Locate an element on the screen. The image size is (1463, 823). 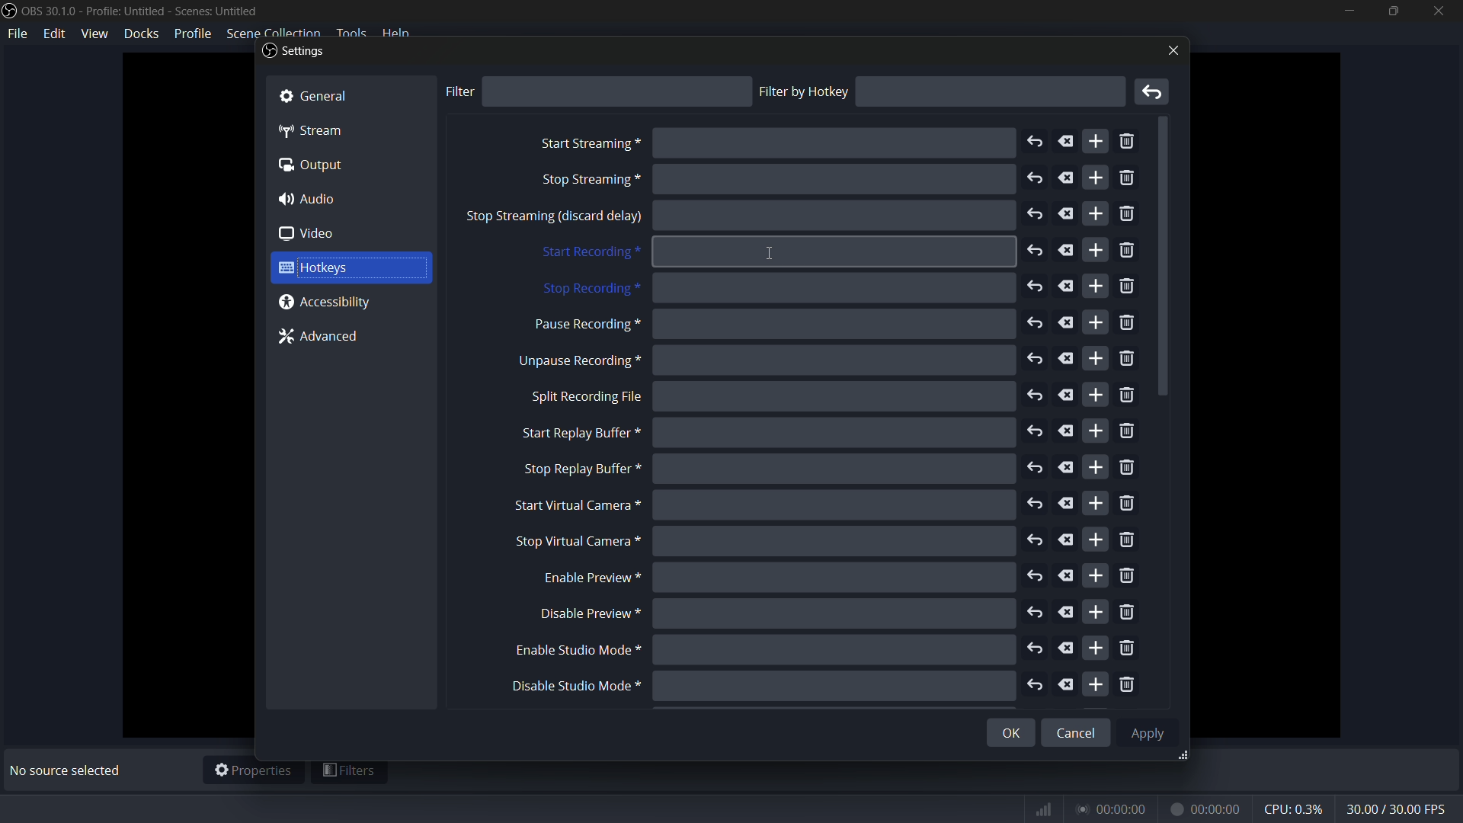
filters is located at coordinates (350, 773).